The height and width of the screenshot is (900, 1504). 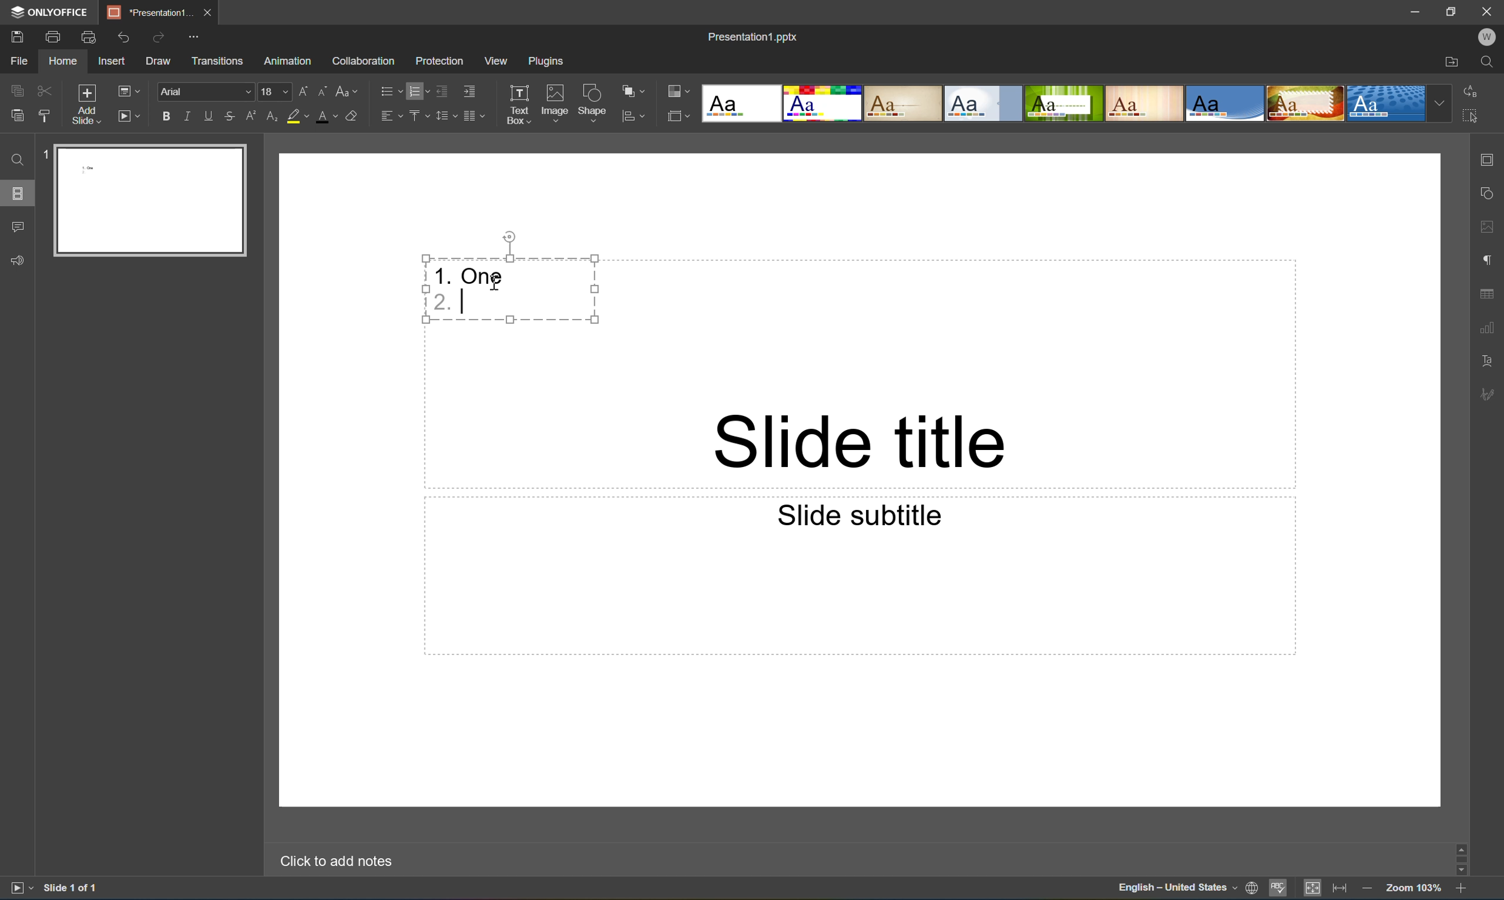 I want to click on Find, so click(x=1489, y=61).